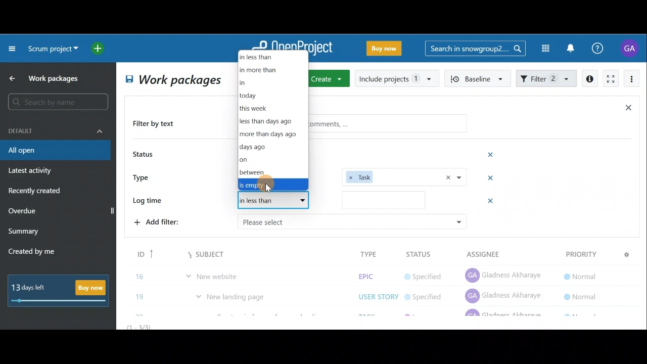  What do you see at coordinates (270, 296) in the screenshot?
I see `Create wireframes for new landing page` at bounding box center [270, 296].